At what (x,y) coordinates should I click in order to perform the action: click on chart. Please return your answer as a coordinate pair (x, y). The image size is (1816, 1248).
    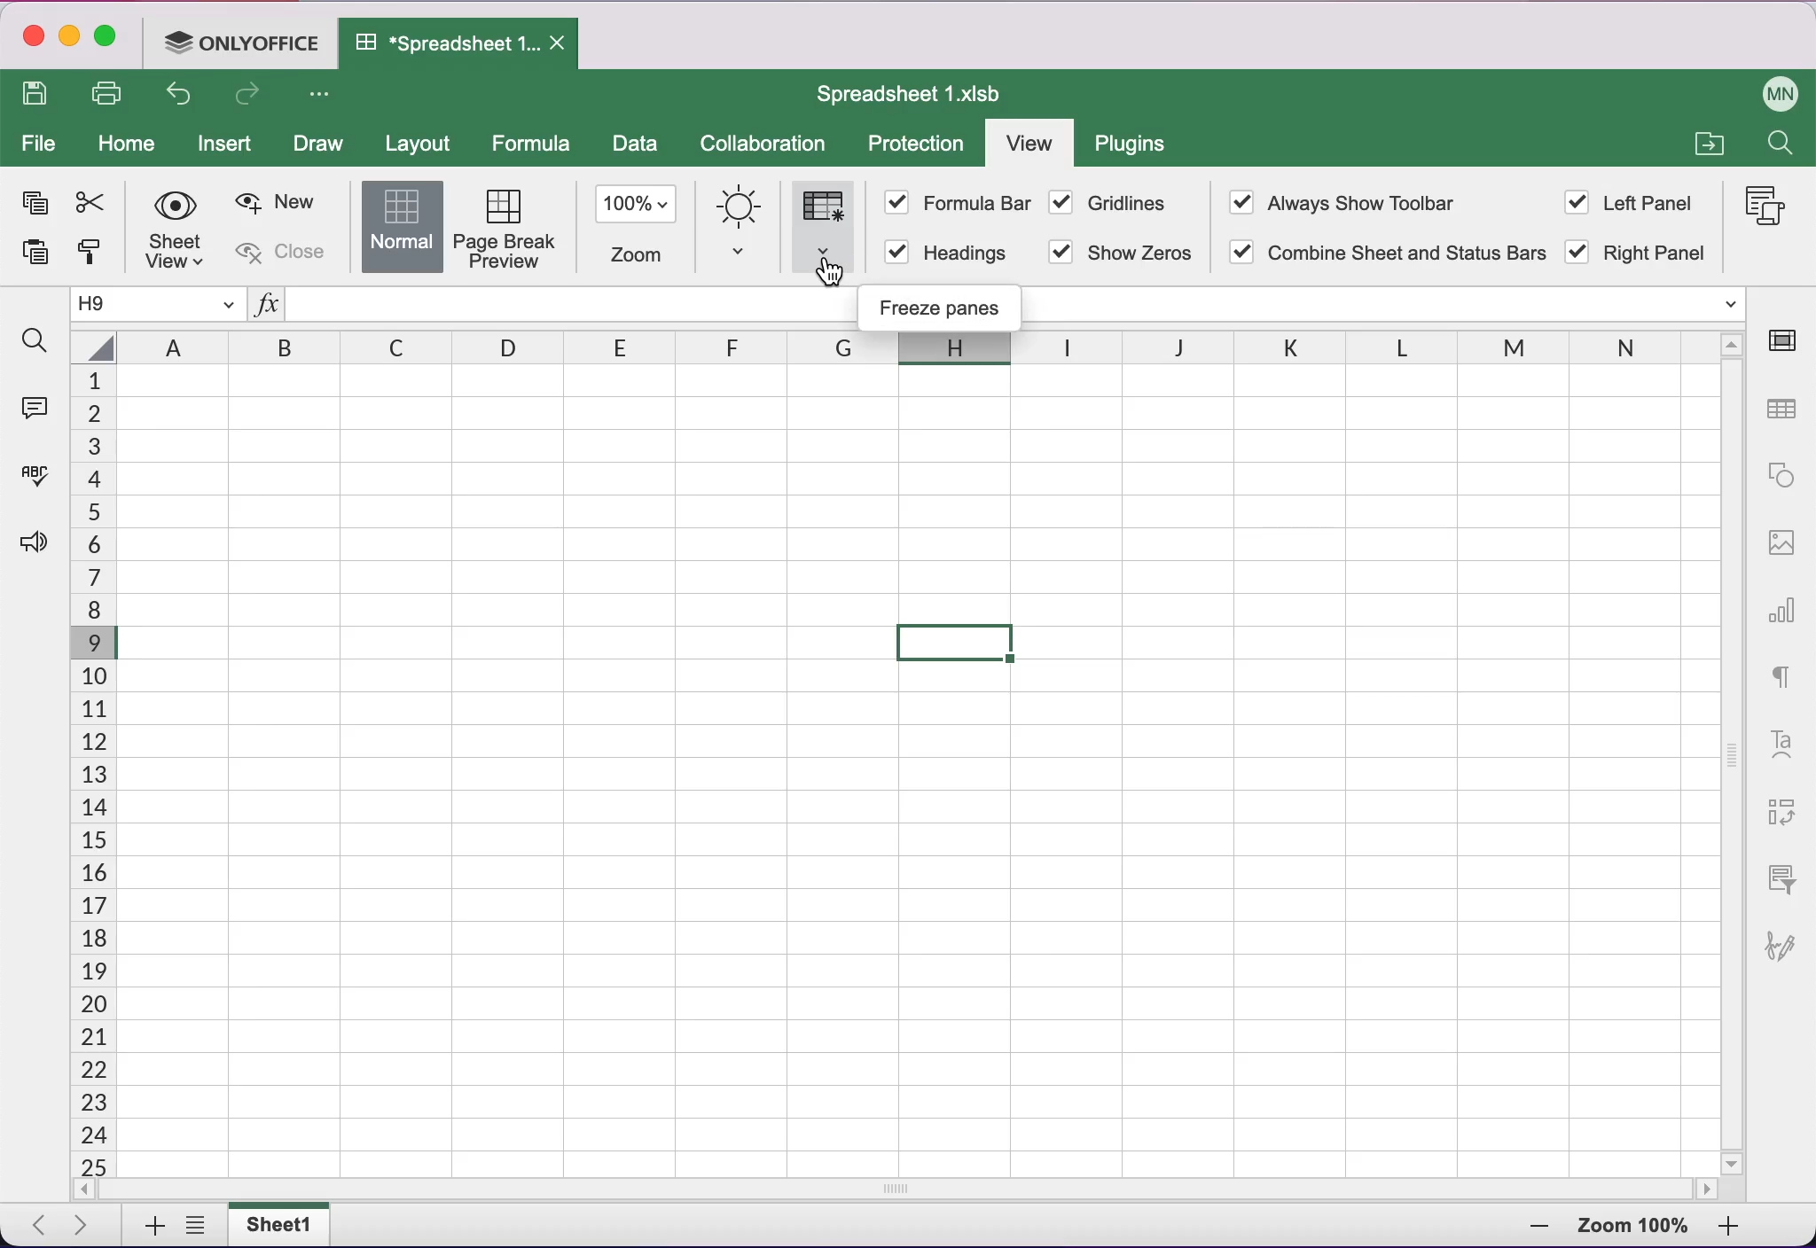
    Looking at the image, I should click on (1783, 617).